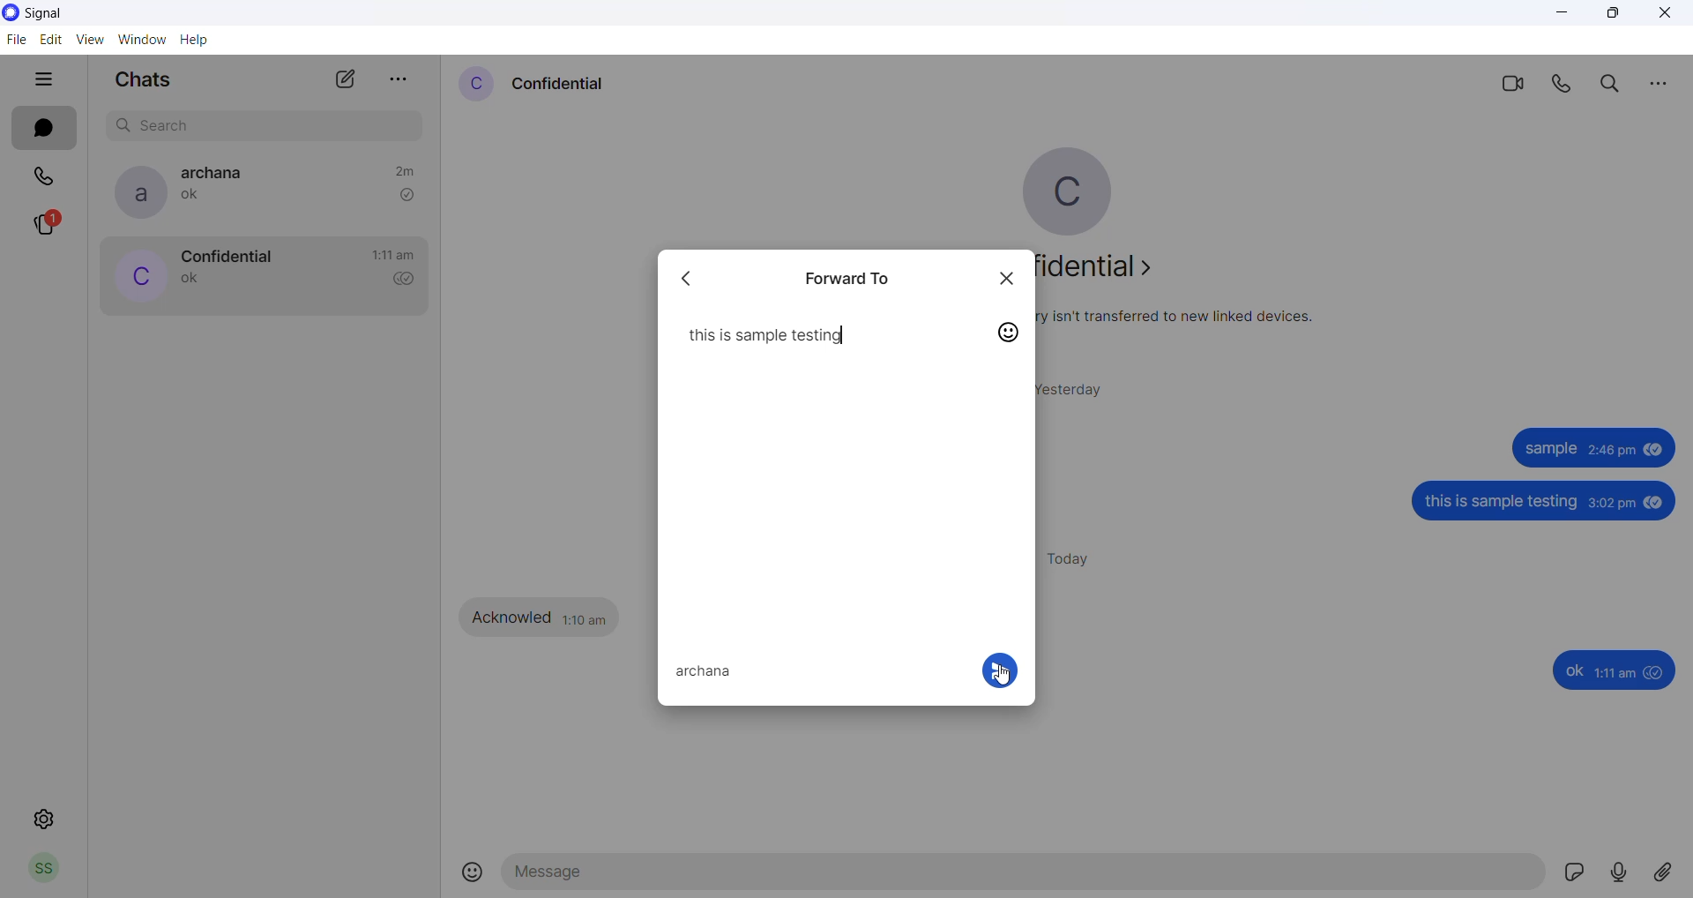 This screenshot has width=1693, height=898. Describe the element at coordinates (1009, 335) in the screenshot. I see `emojis` at that location.